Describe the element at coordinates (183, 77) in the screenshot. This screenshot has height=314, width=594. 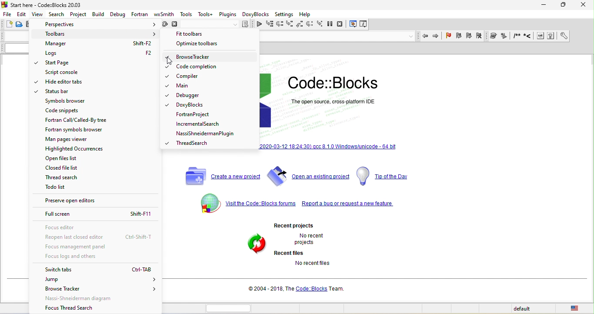
I see `compiler` at that location.